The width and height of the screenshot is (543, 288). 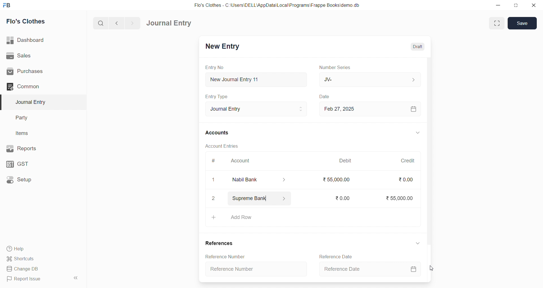 What do you see at coordinates (219, 242) in the screenshot?
I see `References` at bounding box center [219, 242].